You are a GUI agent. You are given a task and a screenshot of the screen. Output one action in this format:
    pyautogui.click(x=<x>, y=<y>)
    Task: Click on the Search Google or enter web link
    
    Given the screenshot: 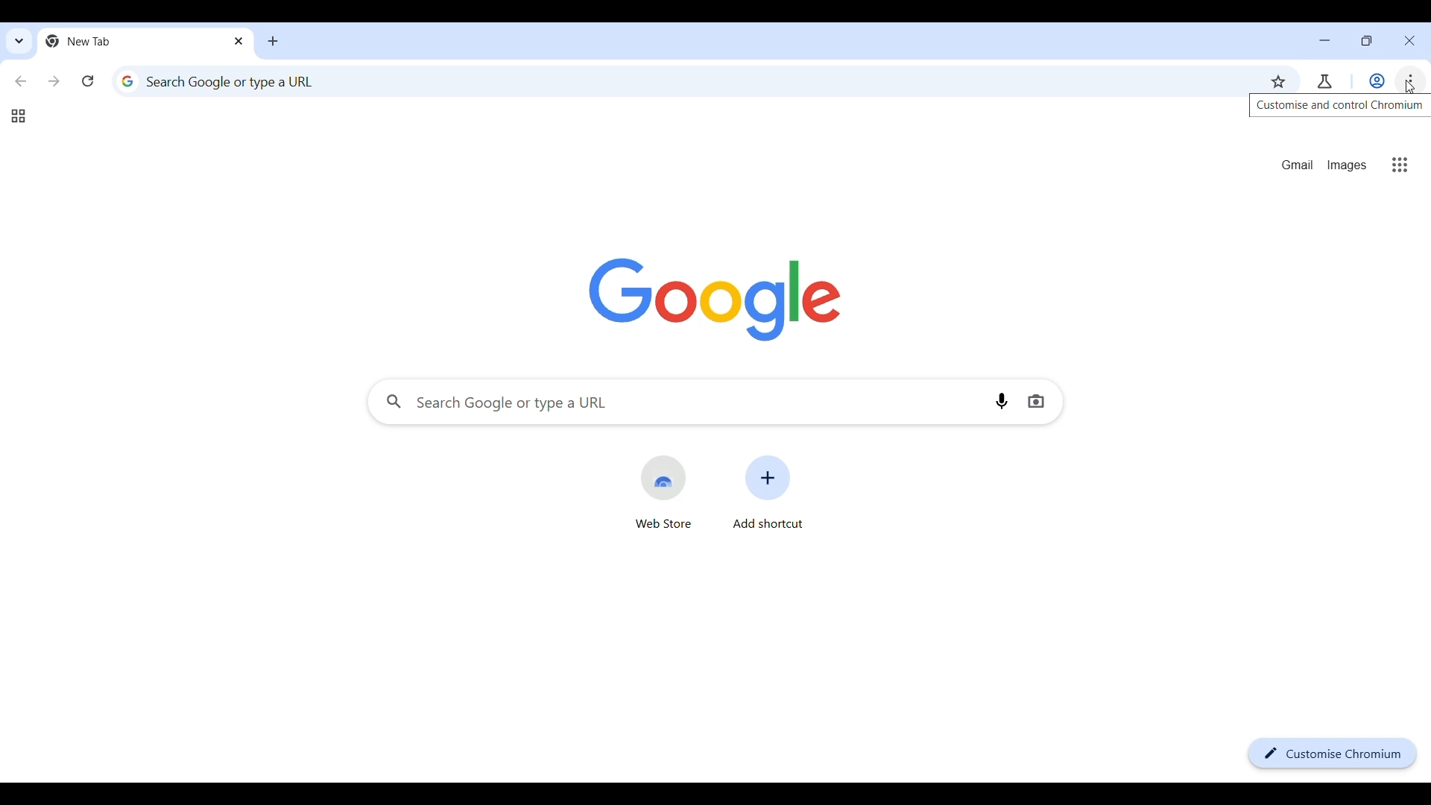 What is the action you would take?
    pyautogui.click(x=681, y=82)
    